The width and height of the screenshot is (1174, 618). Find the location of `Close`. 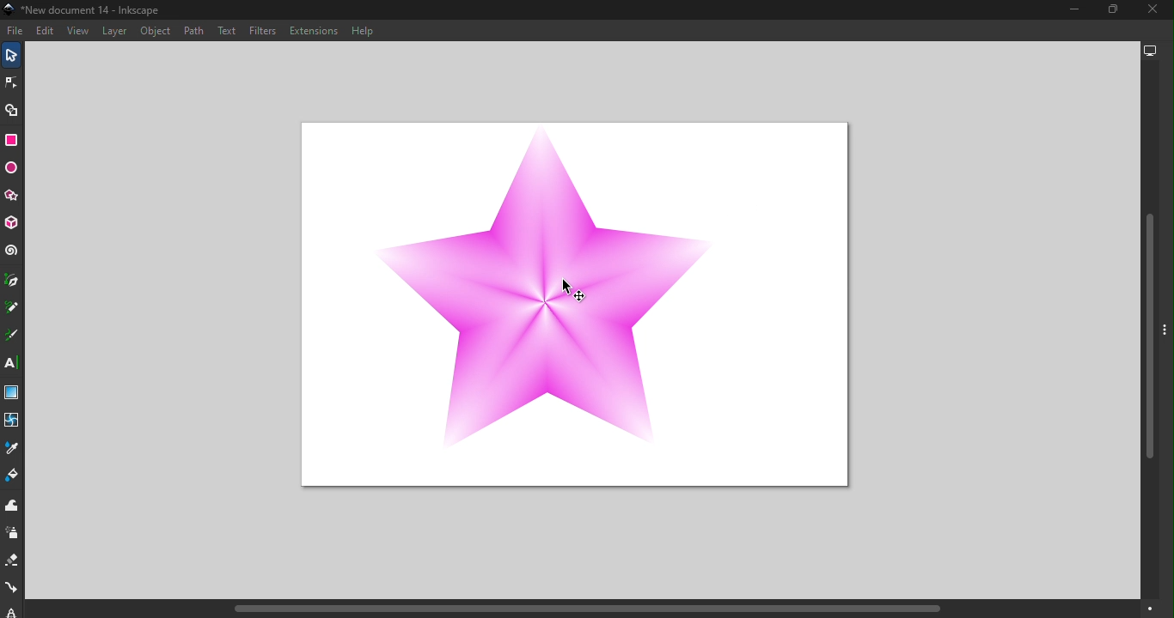

Close is located at coordinates (1155, 9).